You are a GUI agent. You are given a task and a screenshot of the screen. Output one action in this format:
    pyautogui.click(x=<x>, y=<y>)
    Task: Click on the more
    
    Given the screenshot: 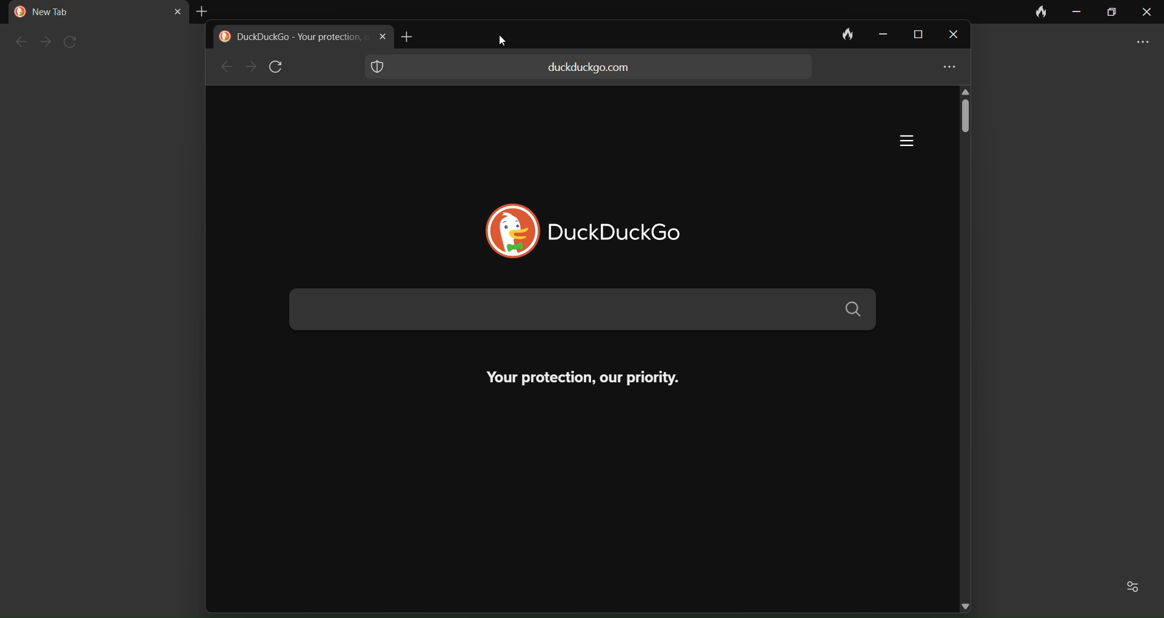 What is the action you would take?
    pyautogui.click(x=1145, y=41)
    